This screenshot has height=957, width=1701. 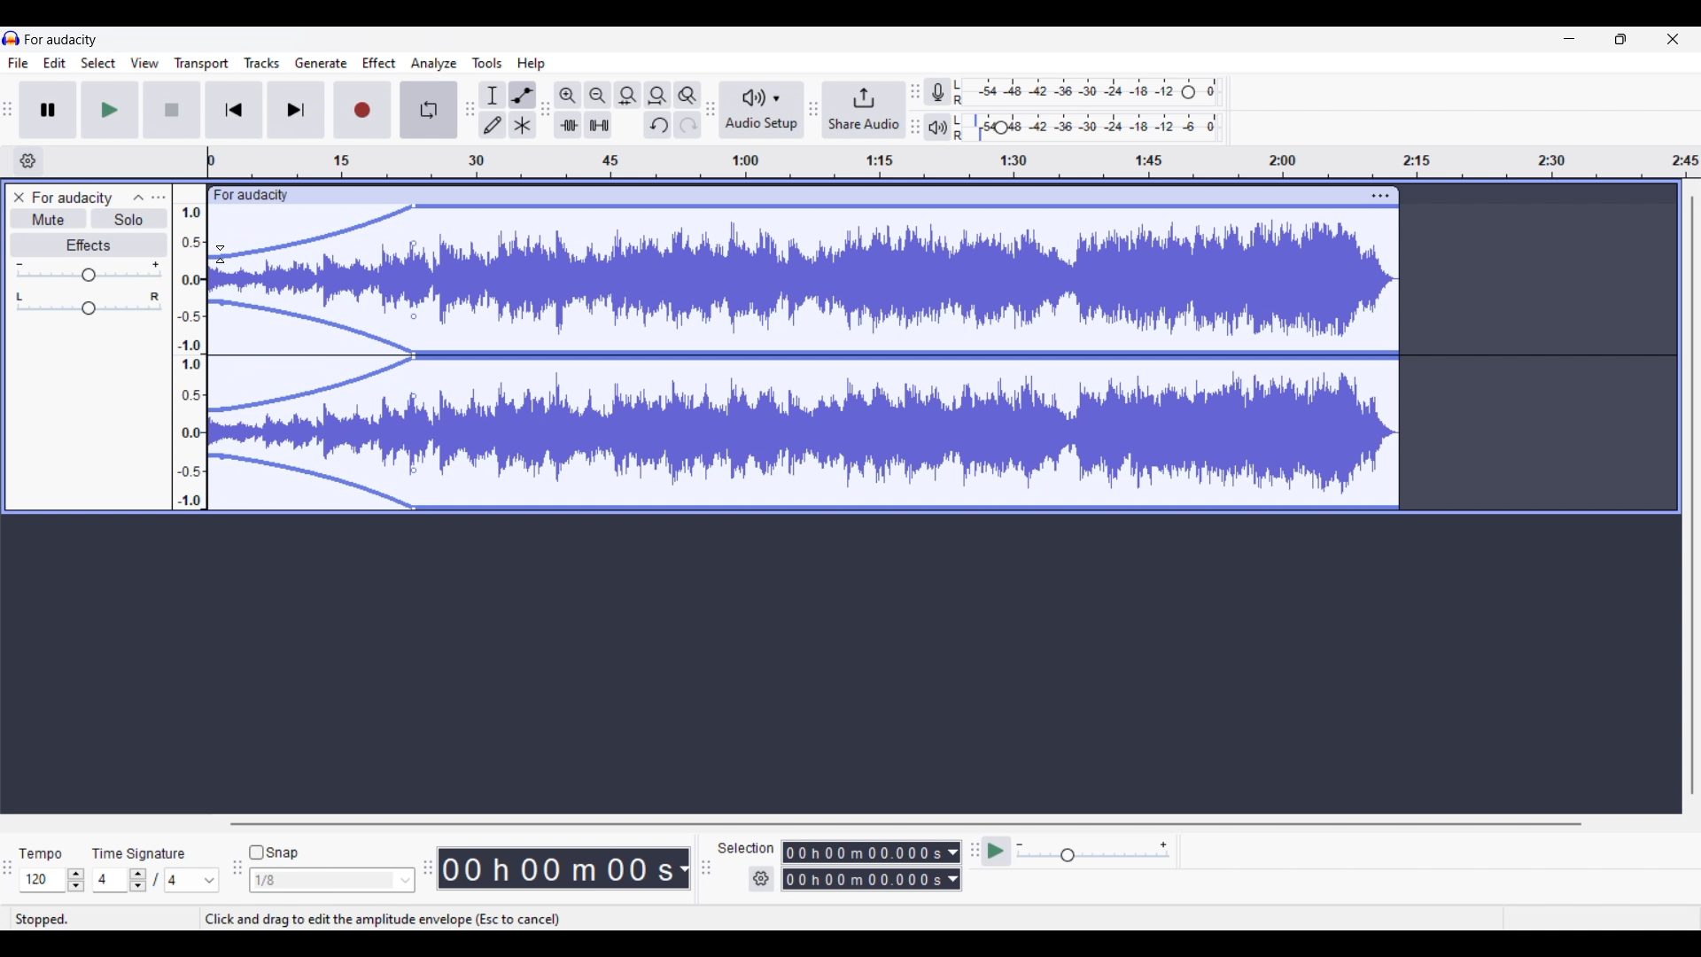 I want to click on click to move, so click(x=829, y=195).